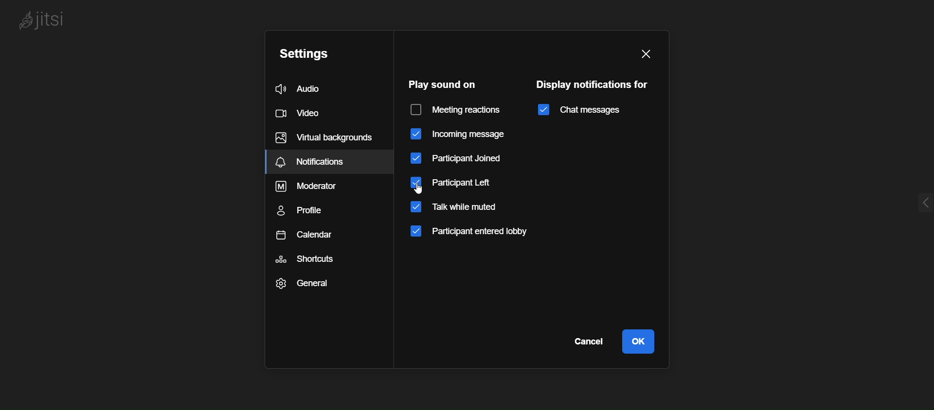  What do you see at coordinates (459, 159) in the screenshot?
I see `participant joined` at bounding box center [459, 159].